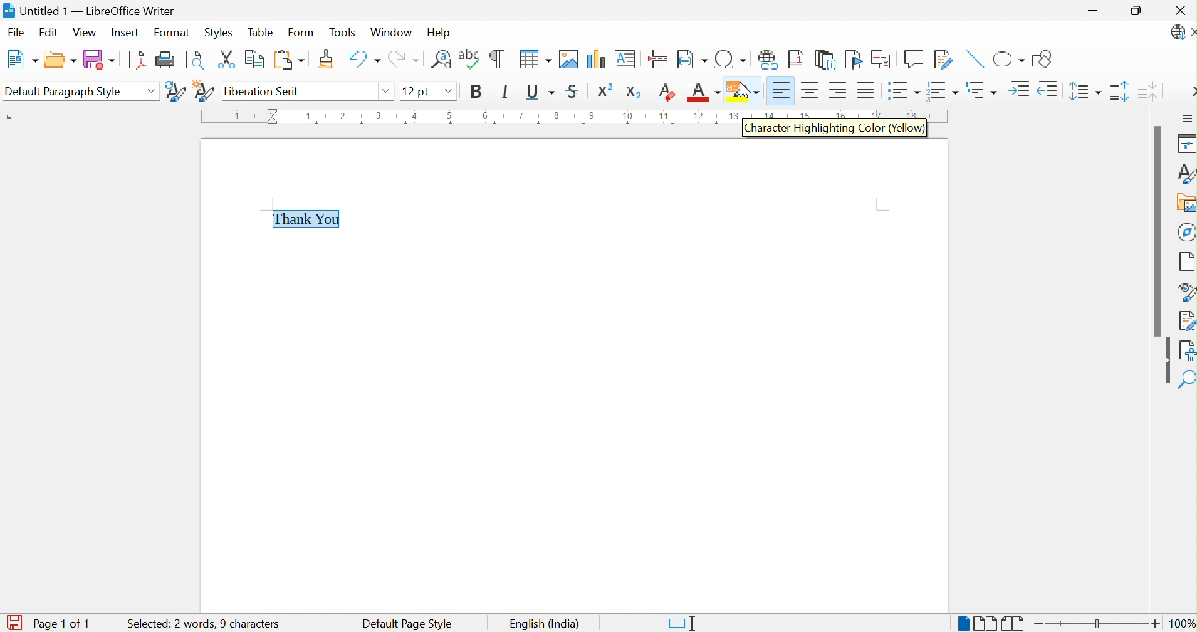 Image resolution: width=1197 pixels, height=632 pixels. What do you see at coordinates (1182, 623) in the screenshot?
I see `100%` at bounding box center [1182, 623].